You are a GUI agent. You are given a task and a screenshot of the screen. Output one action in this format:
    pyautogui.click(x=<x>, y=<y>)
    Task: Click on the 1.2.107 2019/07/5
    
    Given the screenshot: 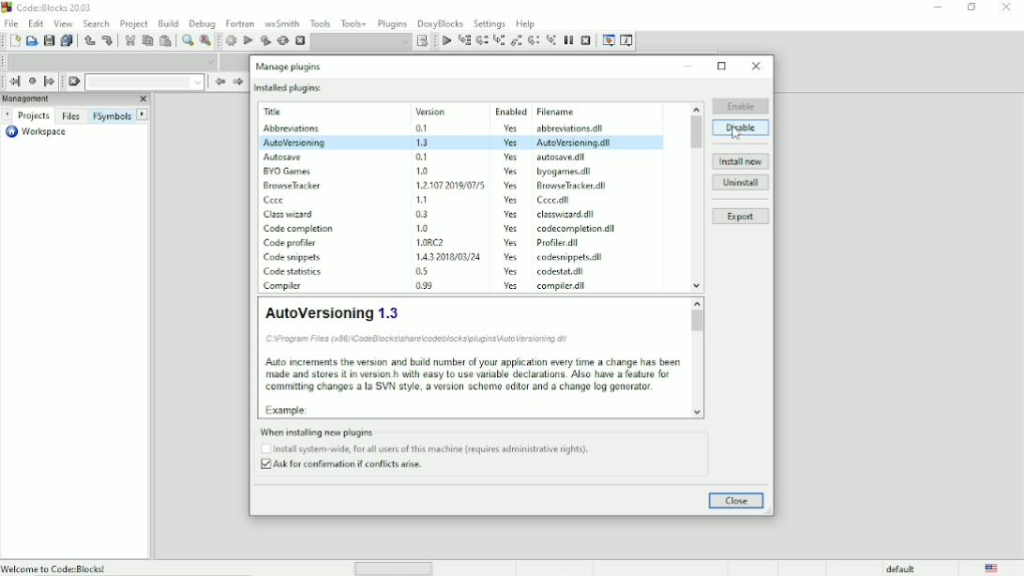 What is the action you would take?
    pyautogui.click(x=452, y=184)
    